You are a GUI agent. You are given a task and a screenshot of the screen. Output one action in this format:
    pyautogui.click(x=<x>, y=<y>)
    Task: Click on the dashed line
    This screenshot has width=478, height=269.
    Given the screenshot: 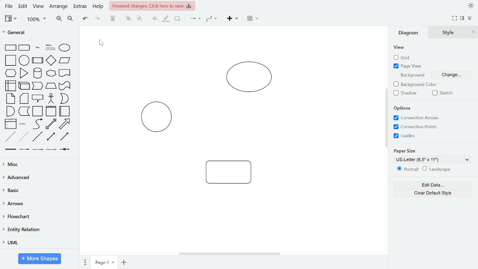 What is the action you would take?
    pyautogui.click(x=10, y=137)
    